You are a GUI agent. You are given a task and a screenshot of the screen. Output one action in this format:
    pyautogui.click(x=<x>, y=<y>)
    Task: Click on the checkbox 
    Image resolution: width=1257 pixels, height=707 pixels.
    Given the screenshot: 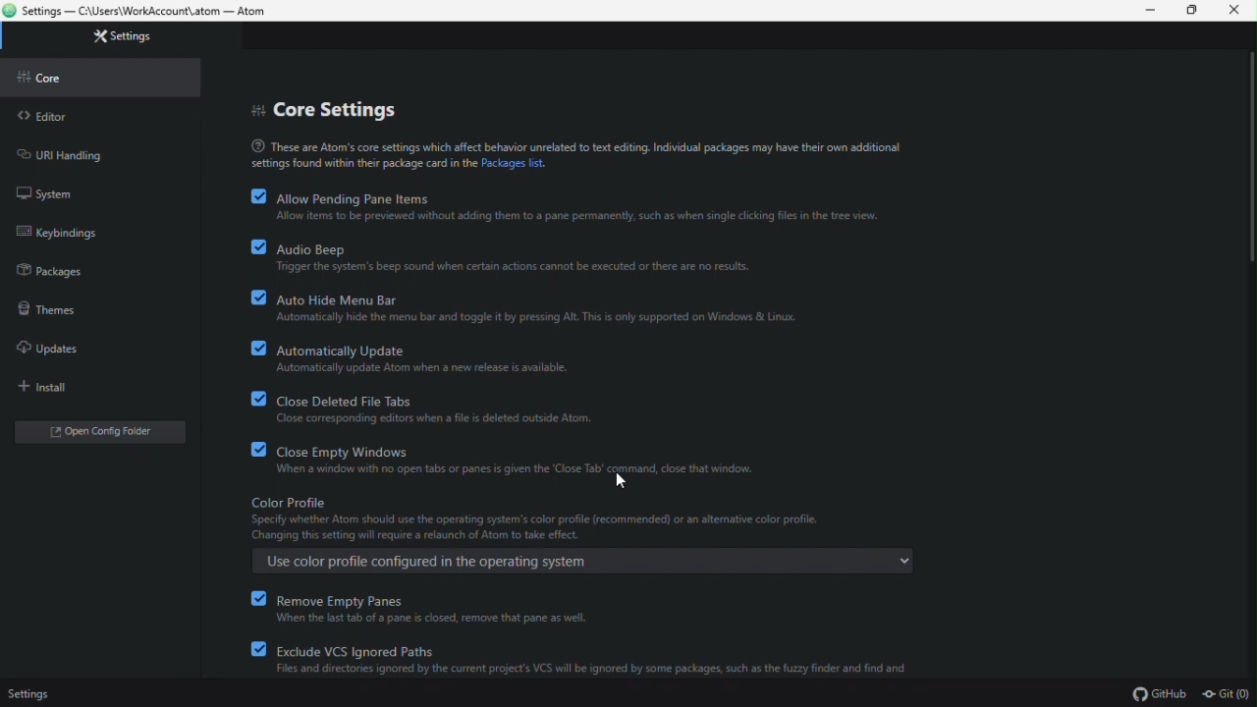 What is the action you would take?
    pyautogui.click(x=258, y=195)
    